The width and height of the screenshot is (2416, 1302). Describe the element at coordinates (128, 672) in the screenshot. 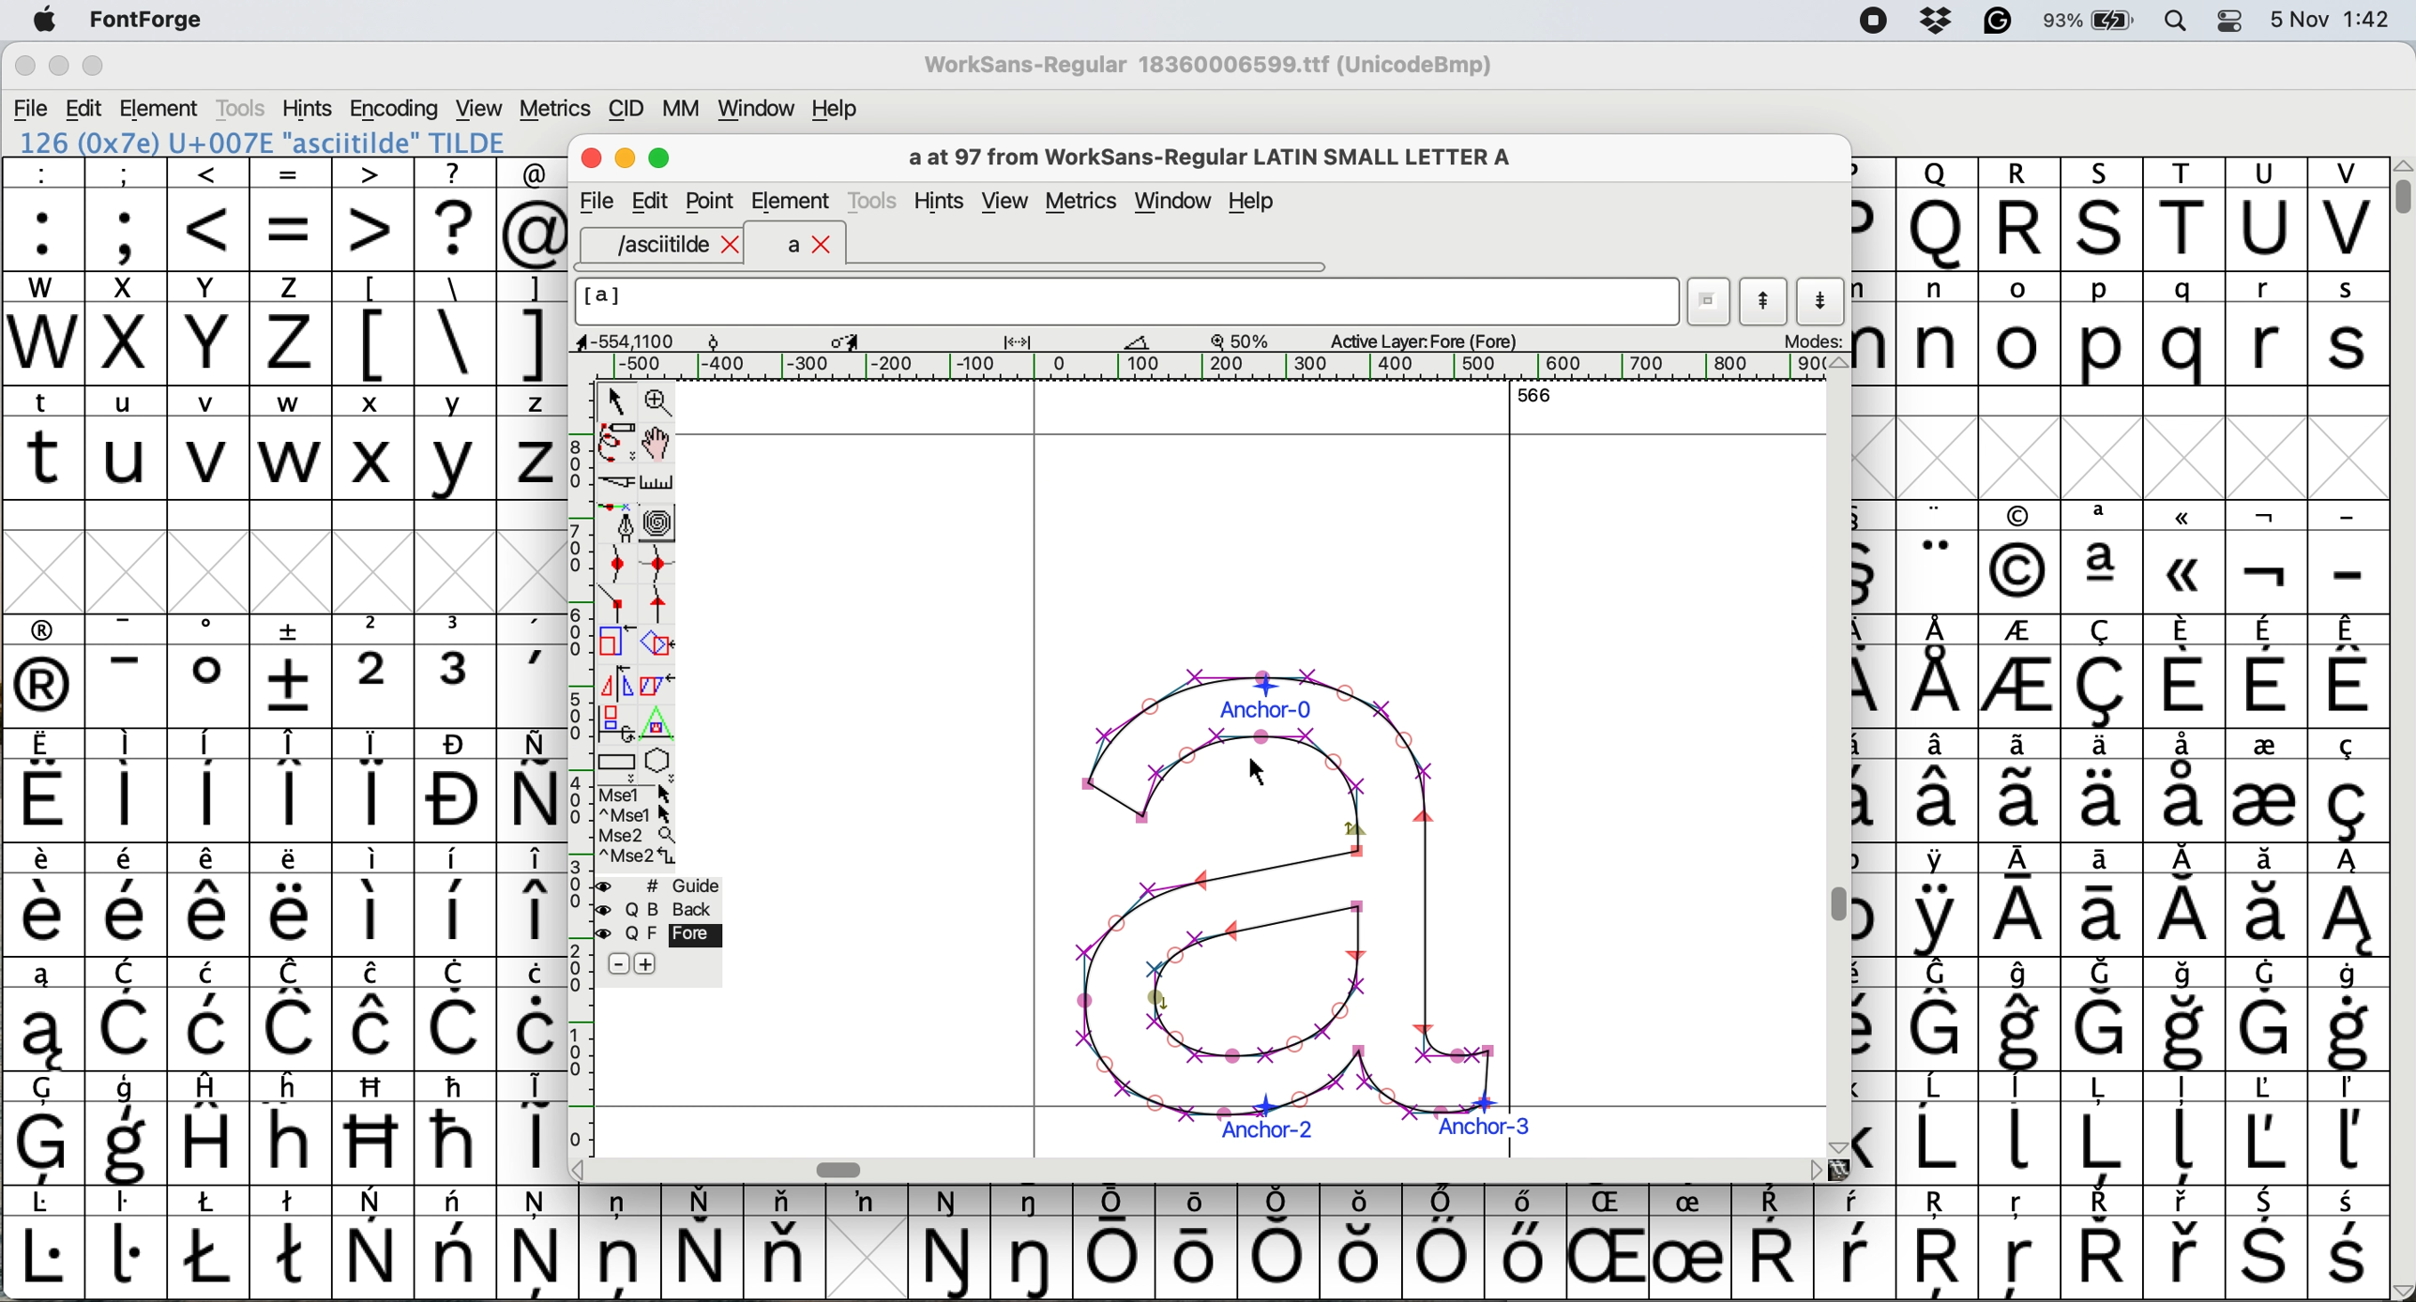

I see `symbol` at that location.